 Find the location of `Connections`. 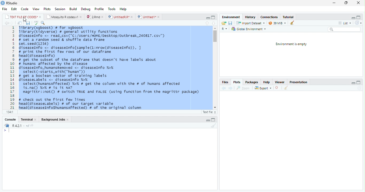

Connections is located at coordinates (269, 17).